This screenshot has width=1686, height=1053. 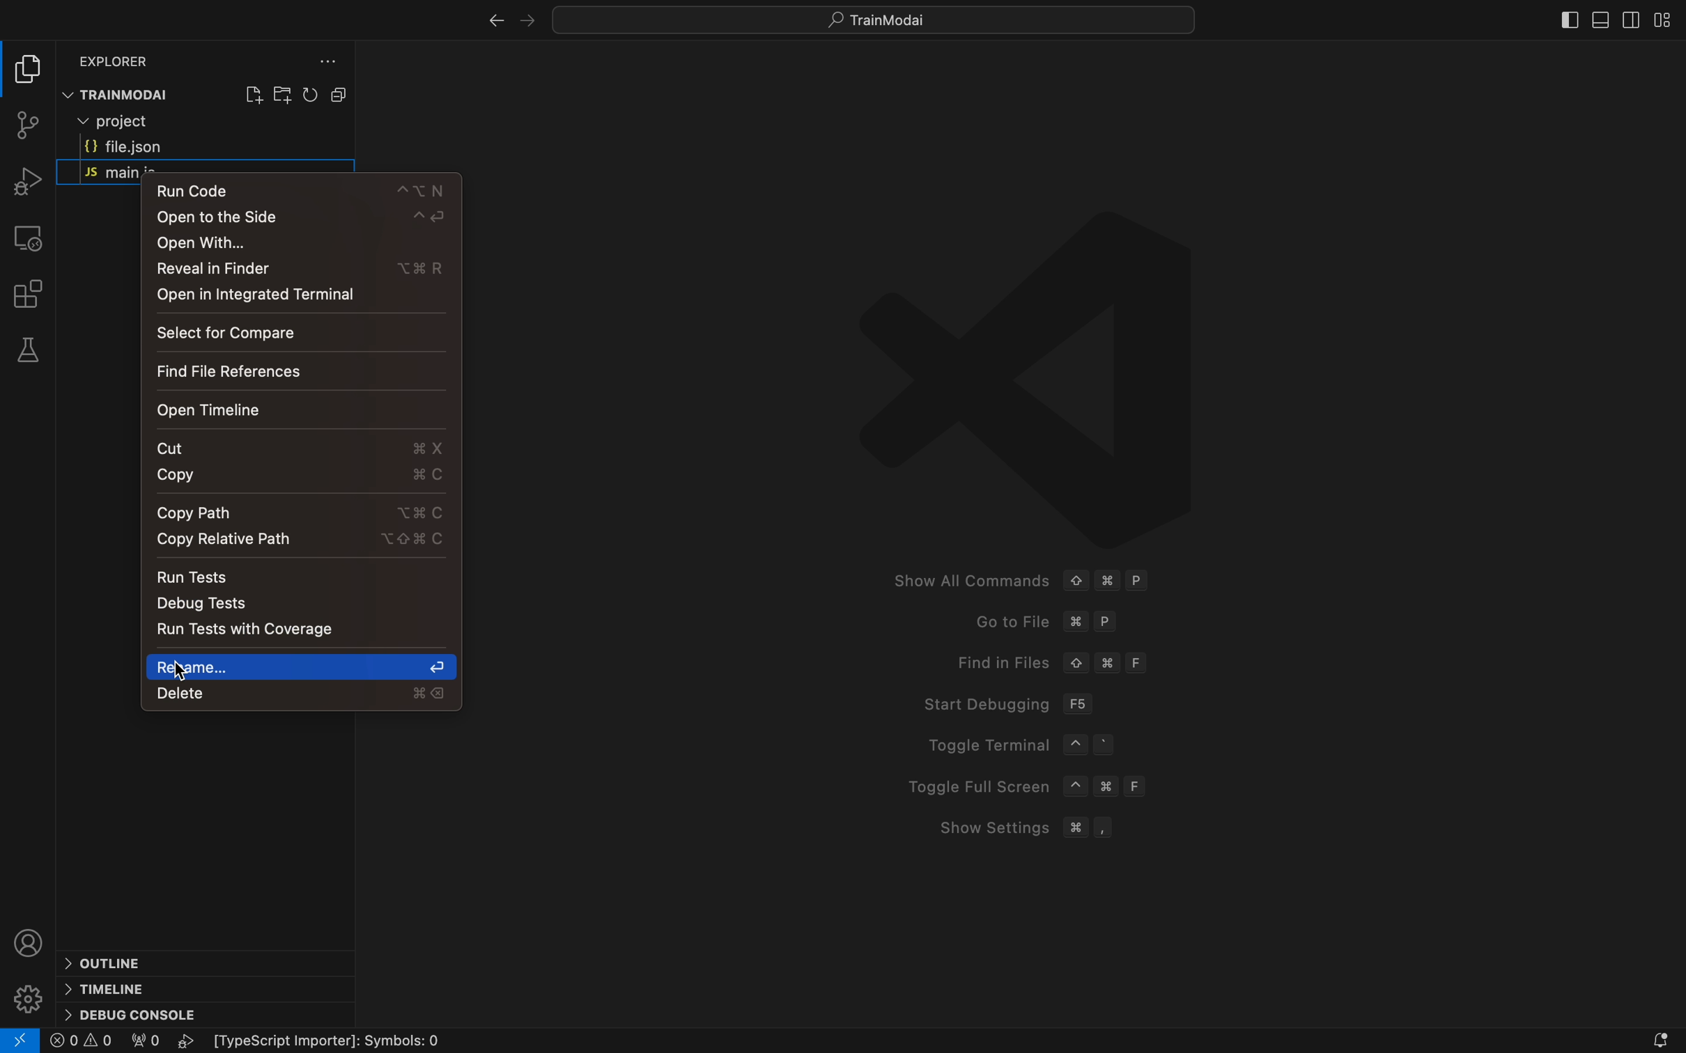 What do you see at coordinates (305, 193) in the screenshot?
I see `run code` at bounding box center [305, 193].